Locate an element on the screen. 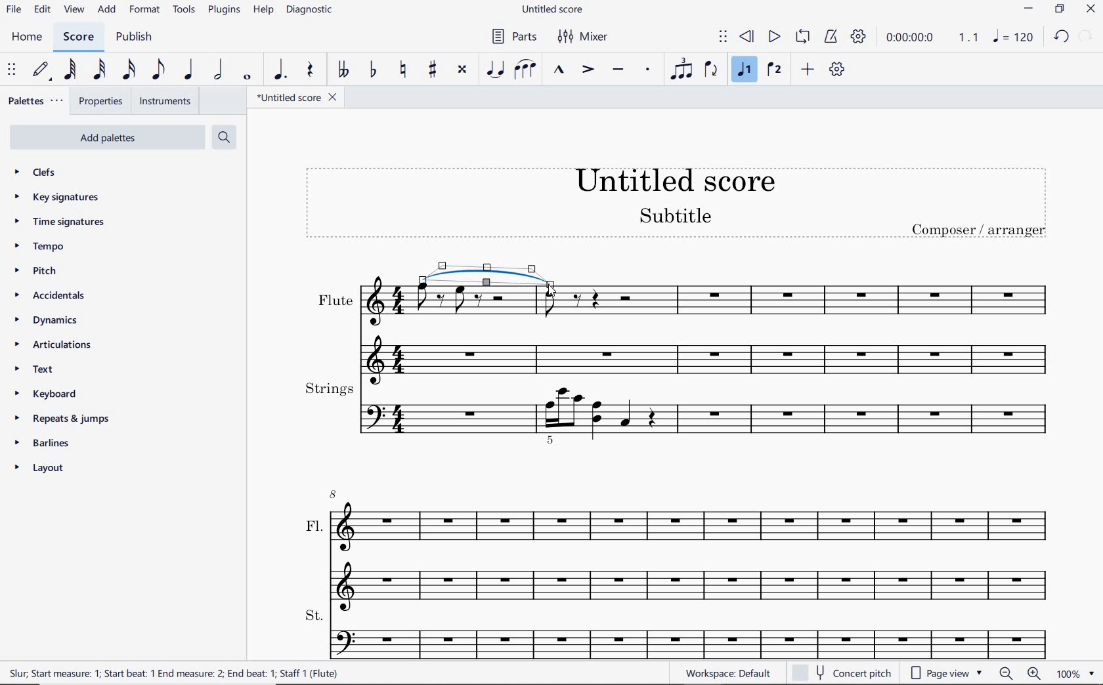 This screenshot has height=685, width=1103. clefs is located at coordinates (43, 174).